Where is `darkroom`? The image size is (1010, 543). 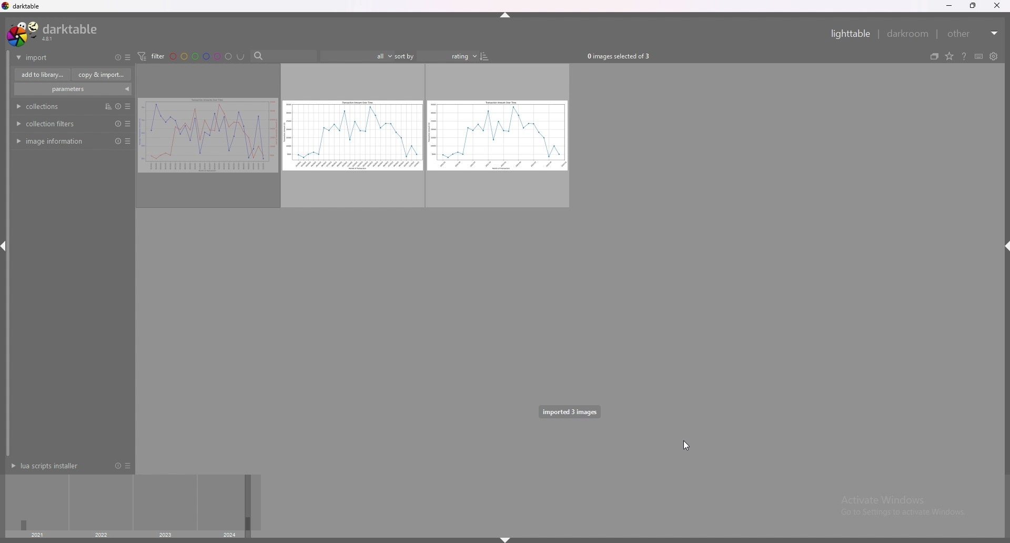
darkroom is located at coordinates (908, 33).